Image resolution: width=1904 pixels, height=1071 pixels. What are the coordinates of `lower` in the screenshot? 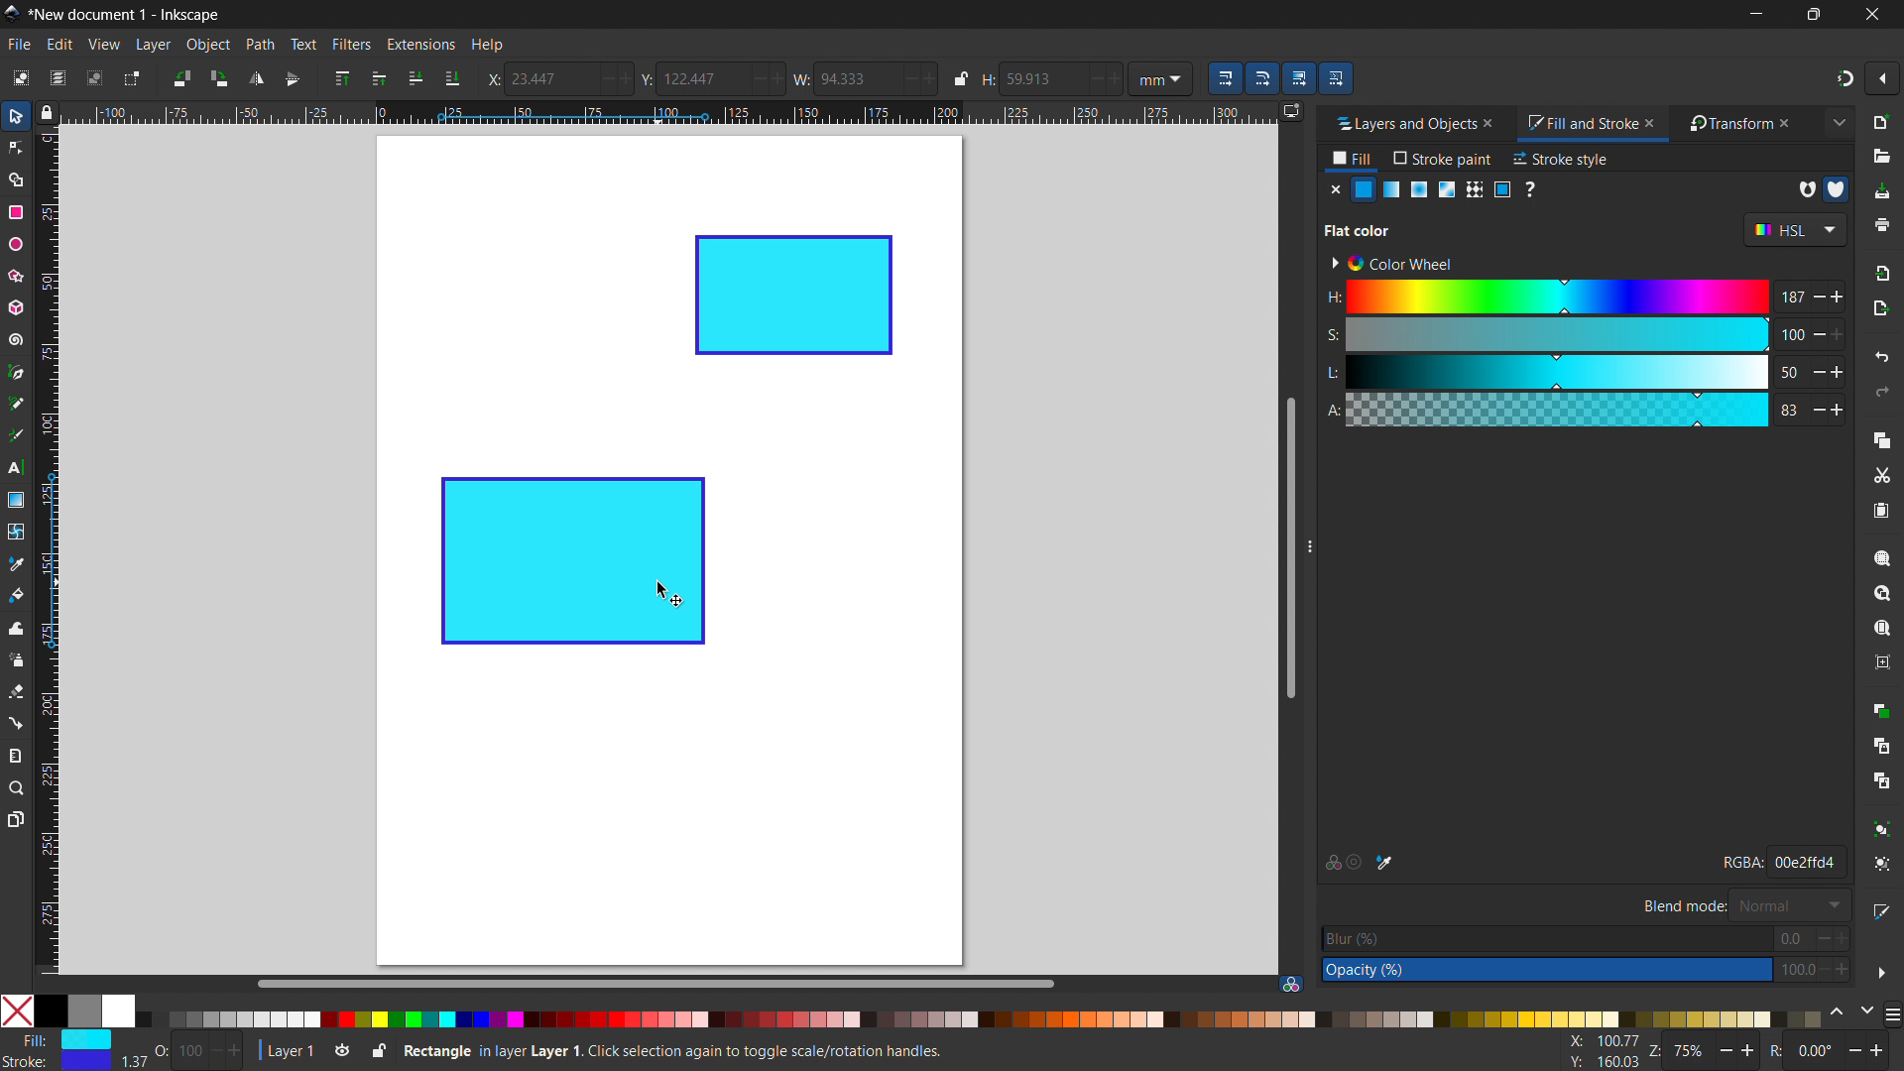 It's located at (416, 77).